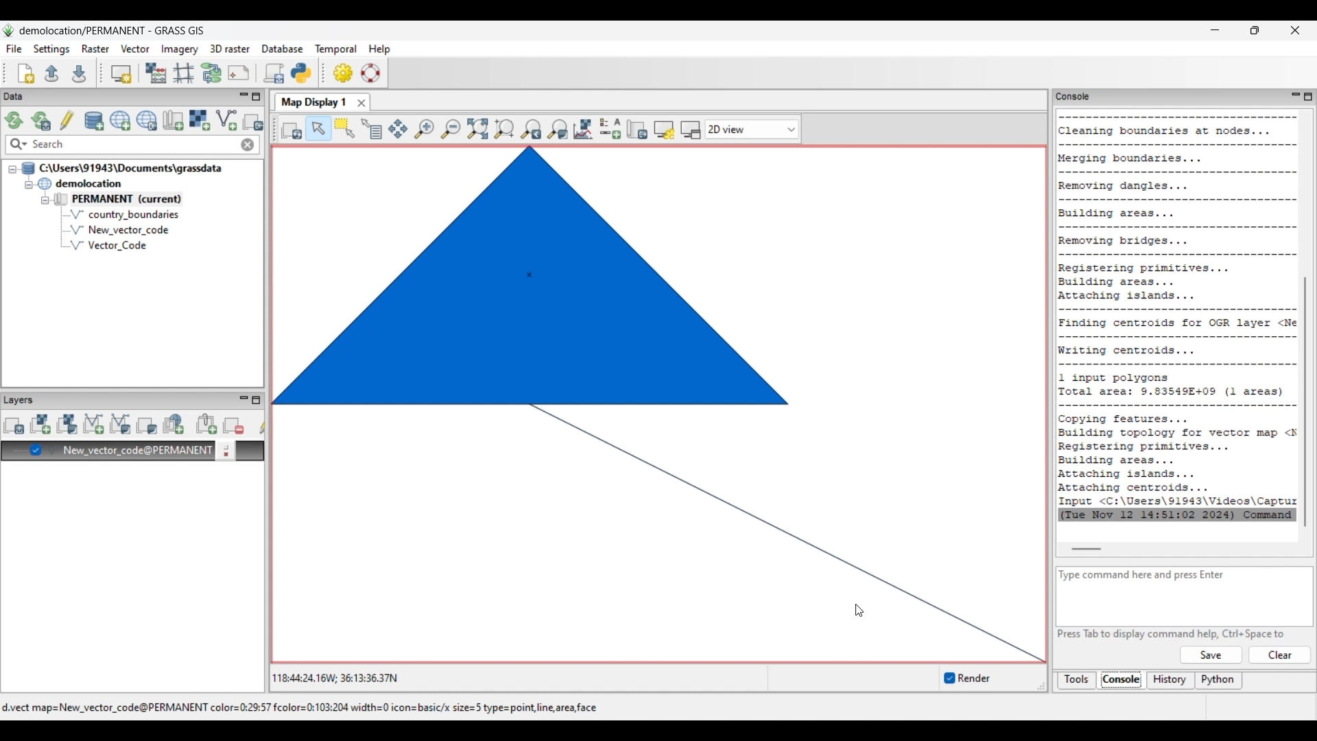  I want to click on Save current workspace to file, so click(79, 73).